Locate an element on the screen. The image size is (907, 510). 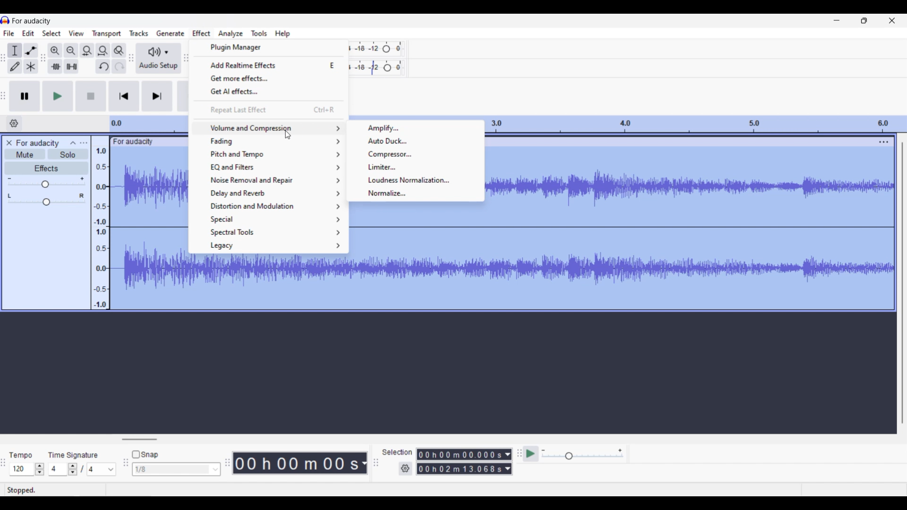
Add realtime effects is located at coordinates (270, 65).